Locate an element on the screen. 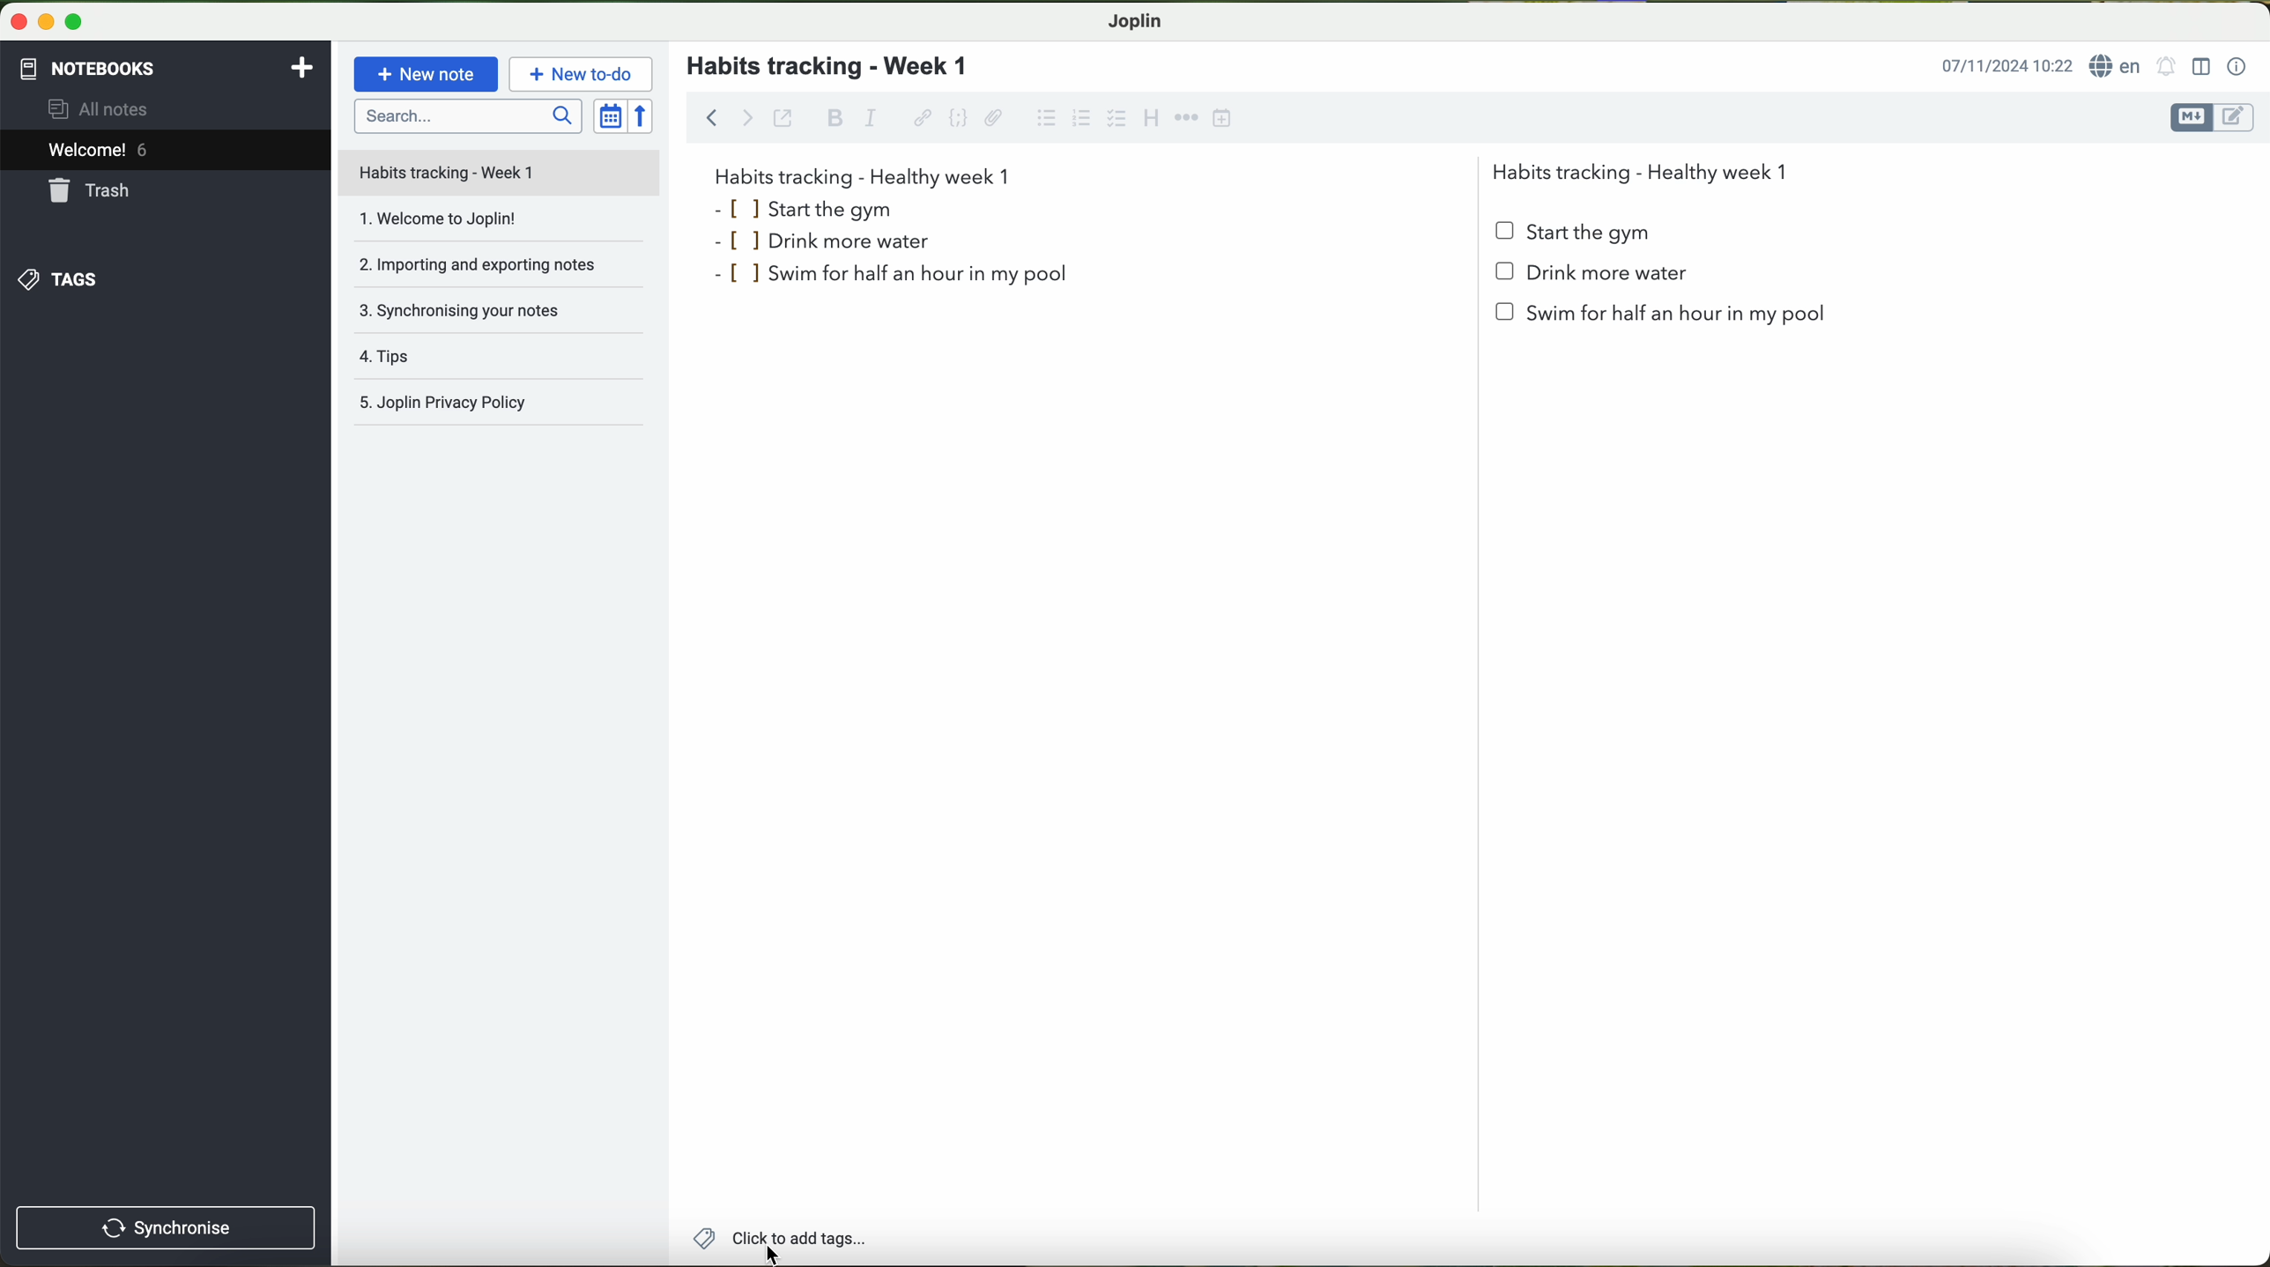 The height and width of the screenshot is (1267, 2270). welcome 5 is located at coordinates (99, 150).